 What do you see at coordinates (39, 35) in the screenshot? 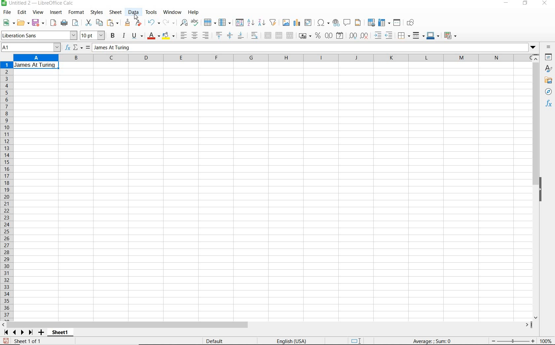
I see `font name` at bounding box center [39, 35].